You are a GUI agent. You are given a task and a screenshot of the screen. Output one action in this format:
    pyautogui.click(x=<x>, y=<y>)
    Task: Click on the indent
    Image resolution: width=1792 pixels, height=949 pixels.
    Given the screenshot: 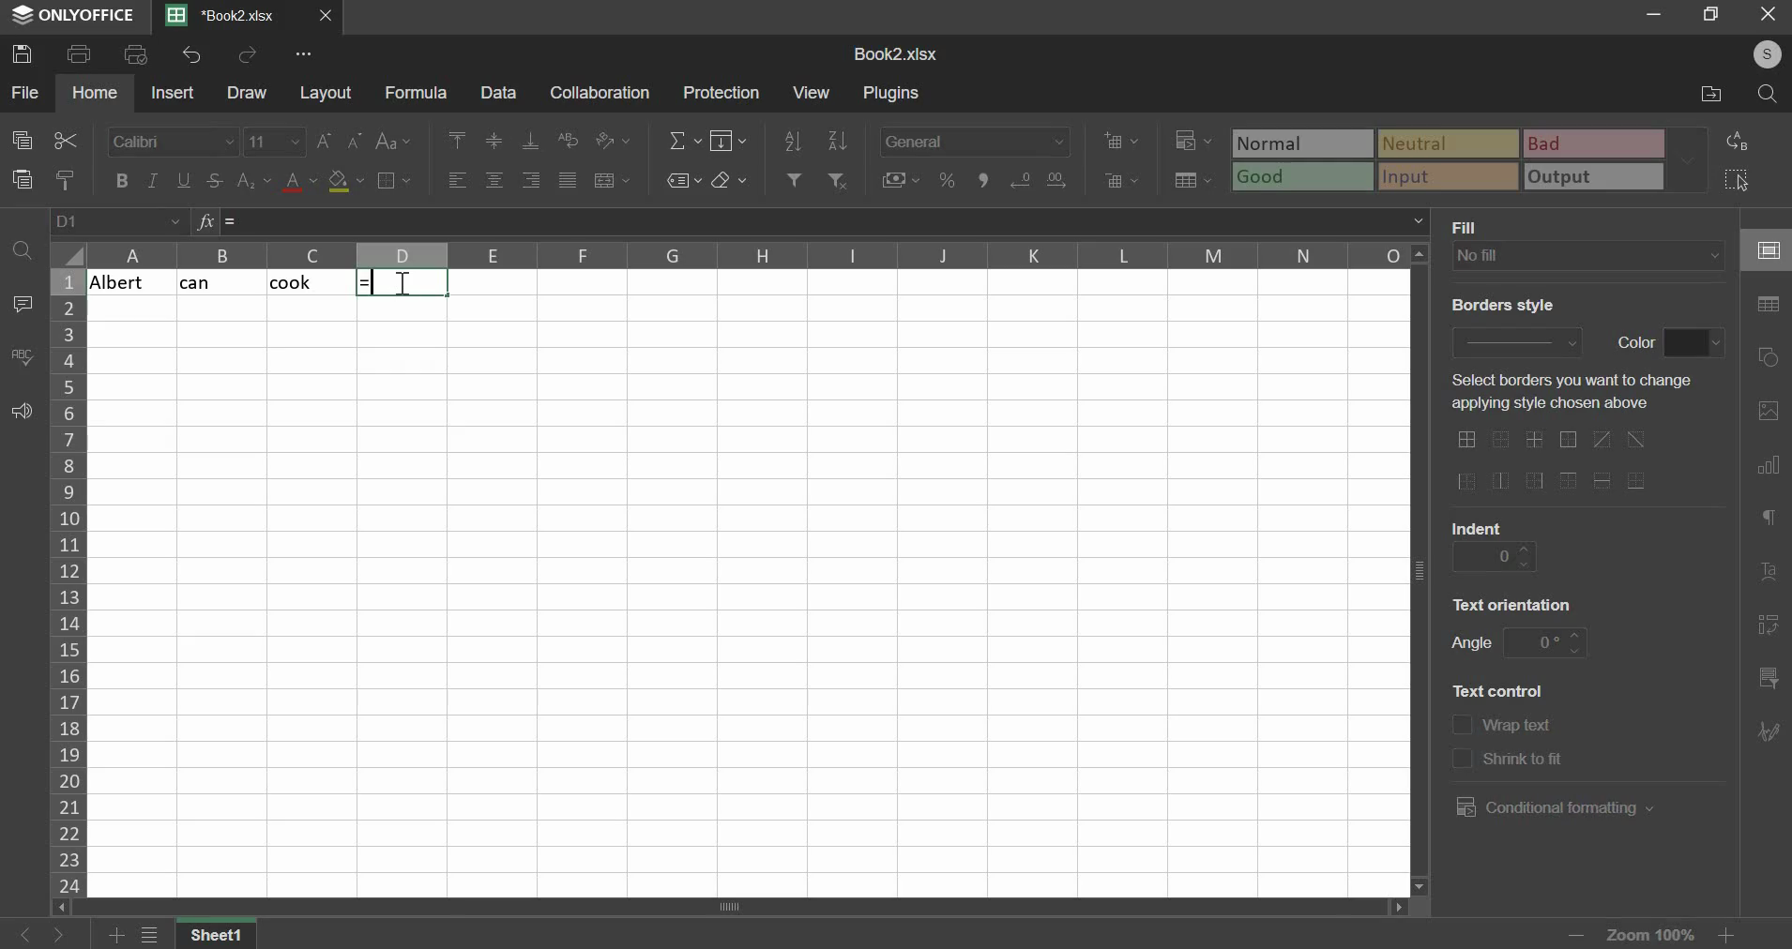 What is the action you would take?
    pyautogui.click(x=1495, y=556)
    